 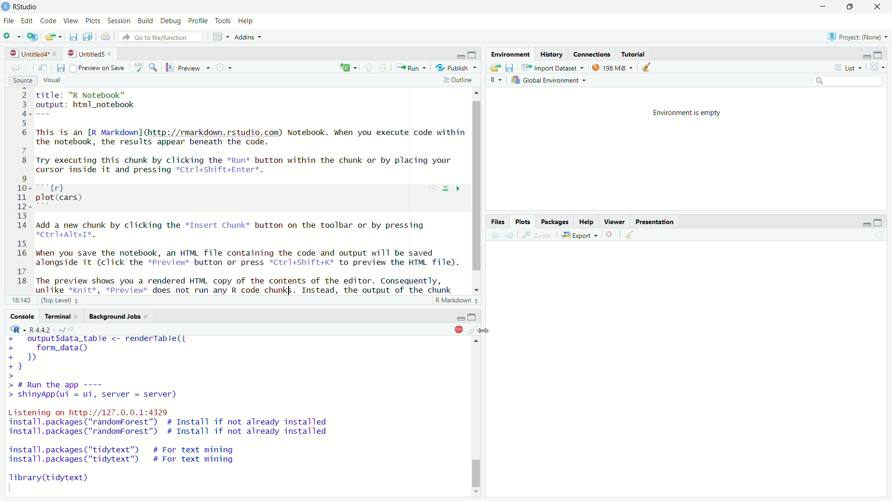 I want to click on Visual, so click(x=58, y=81).